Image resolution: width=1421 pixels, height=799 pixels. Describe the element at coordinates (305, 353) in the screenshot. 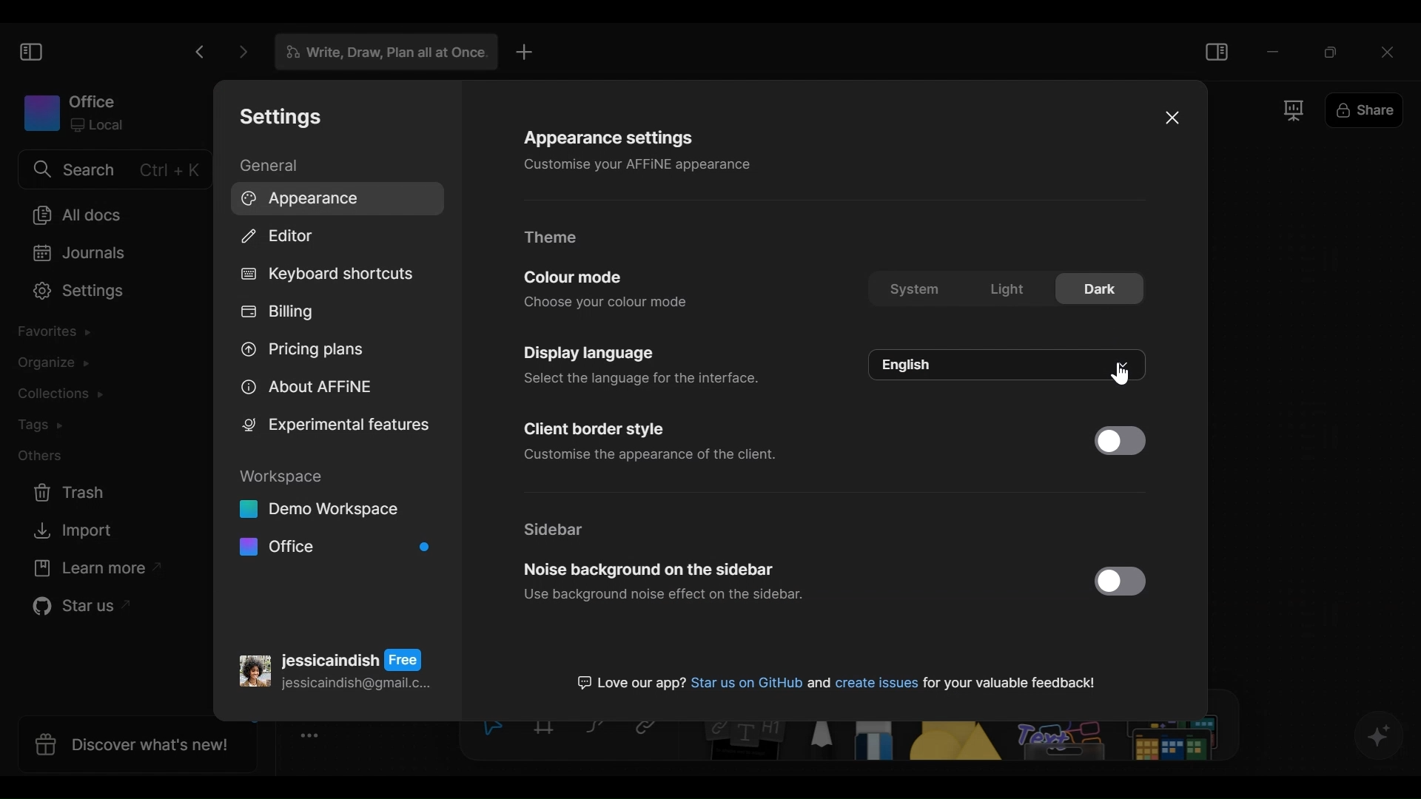

I see `Pricing plans` at that location.